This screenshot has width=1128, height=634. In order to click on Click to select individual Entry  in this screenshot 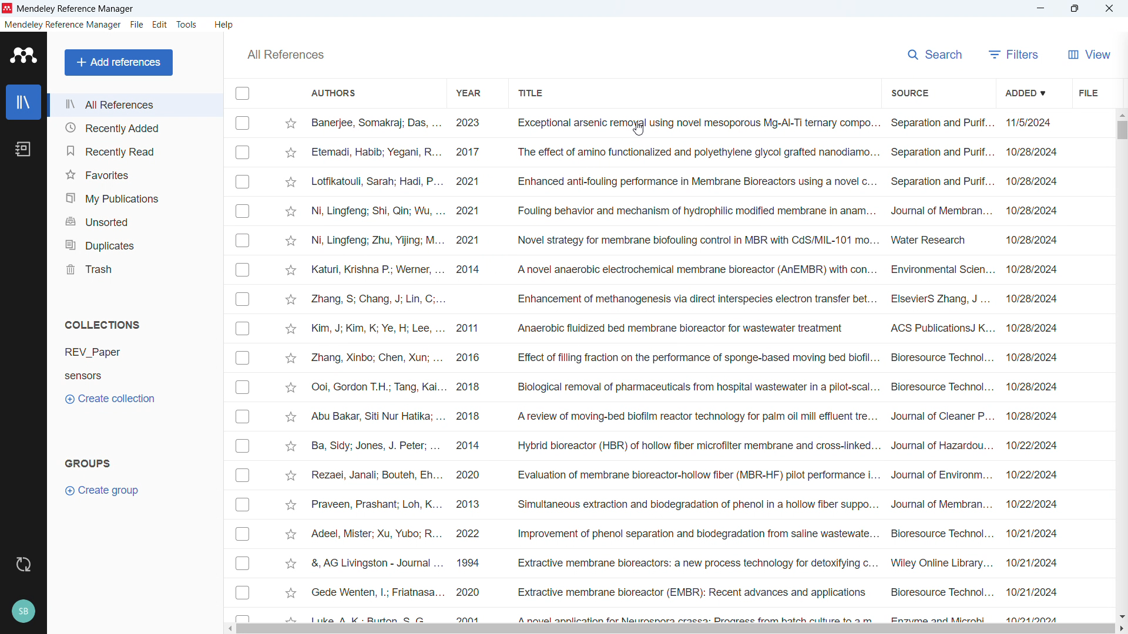, I will do `click(243, 123)`.